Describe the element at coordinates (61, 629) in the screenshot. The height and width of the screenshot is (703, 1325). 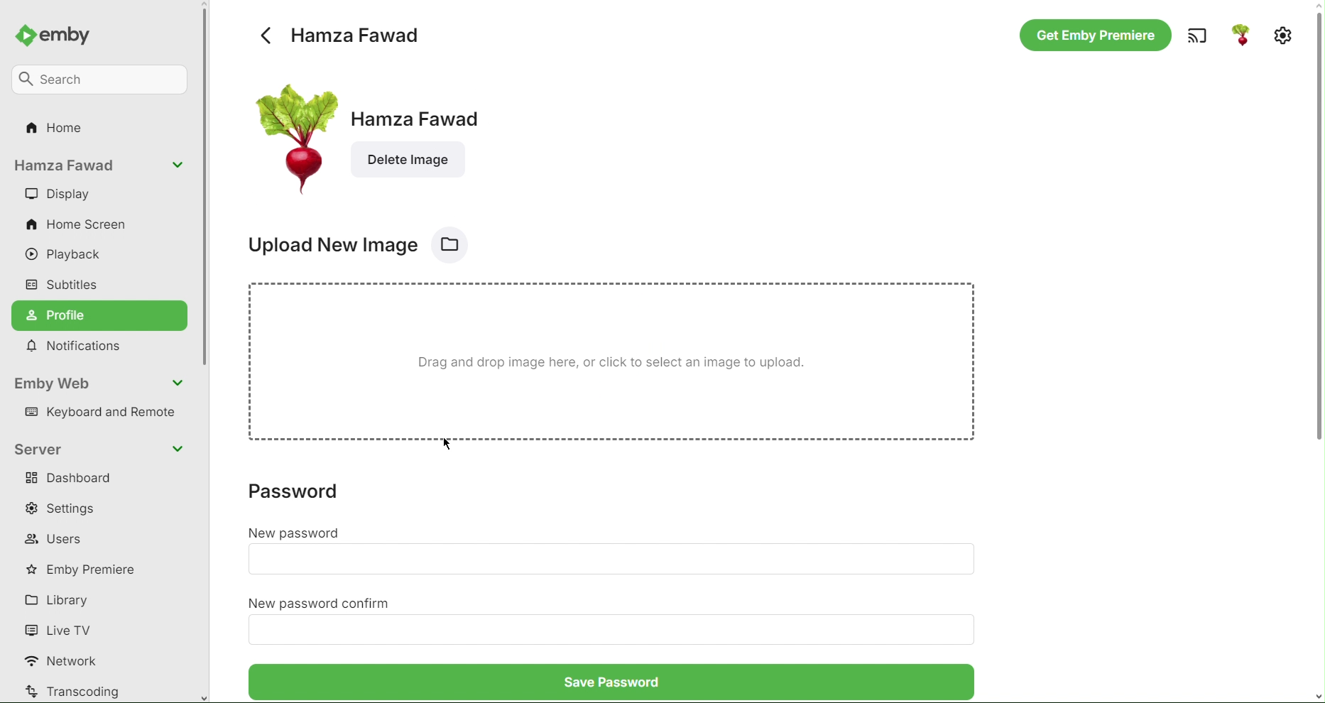
I see `Live TV` at that location.